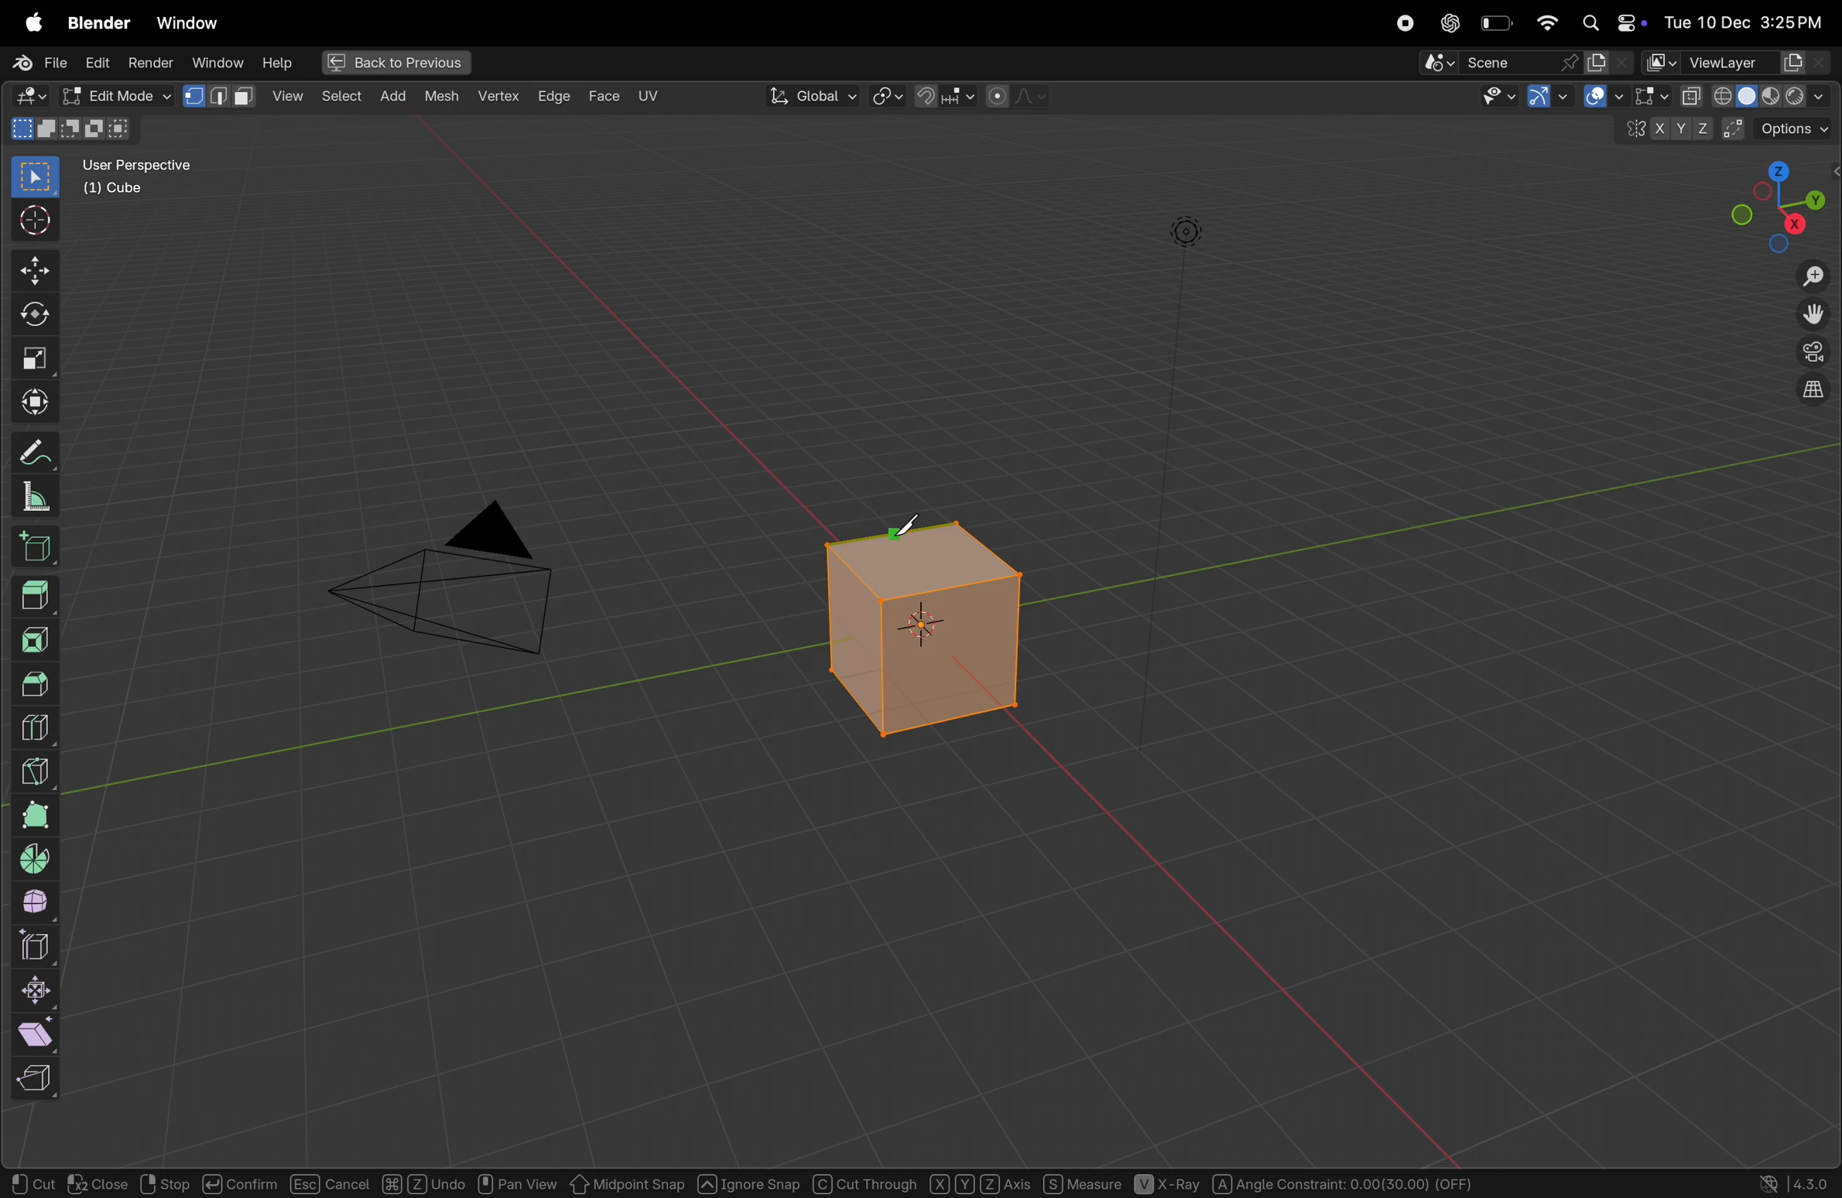  What do you see at coordinates (1527, 63) in the screenshot?
I see `Scene` at bounding box center [1527, 63].